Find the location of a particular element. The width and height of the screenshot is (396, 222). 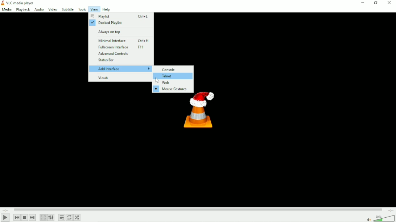

View is located at coordinates (94, 9).